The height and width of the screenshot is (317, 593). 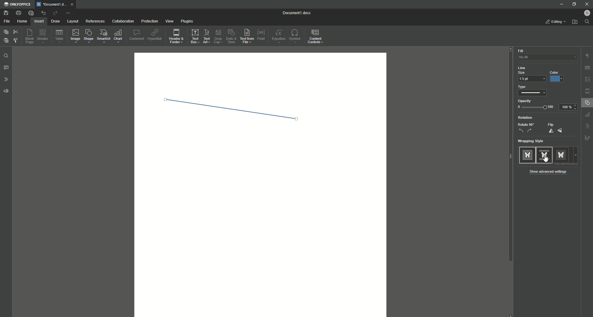 What do you see at coordinates (195, 36) in the screenshot?
I see `Text Box` at bounding box center [195, 36].